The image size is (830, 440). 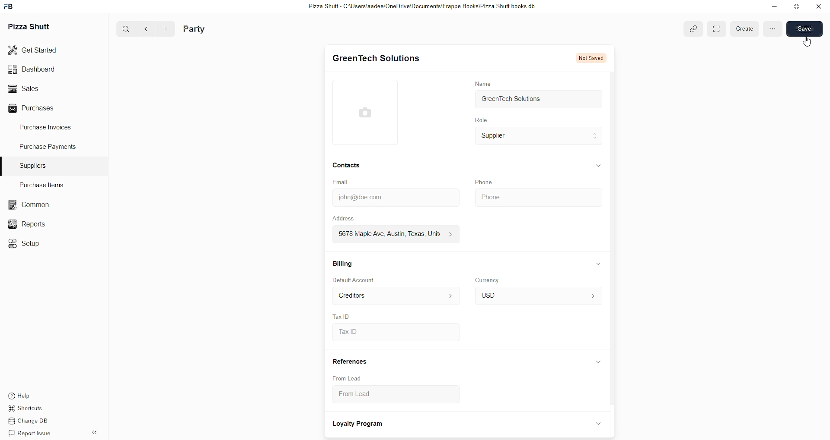 I want to click on Purchase Invoices, so click(x=49, y=129).